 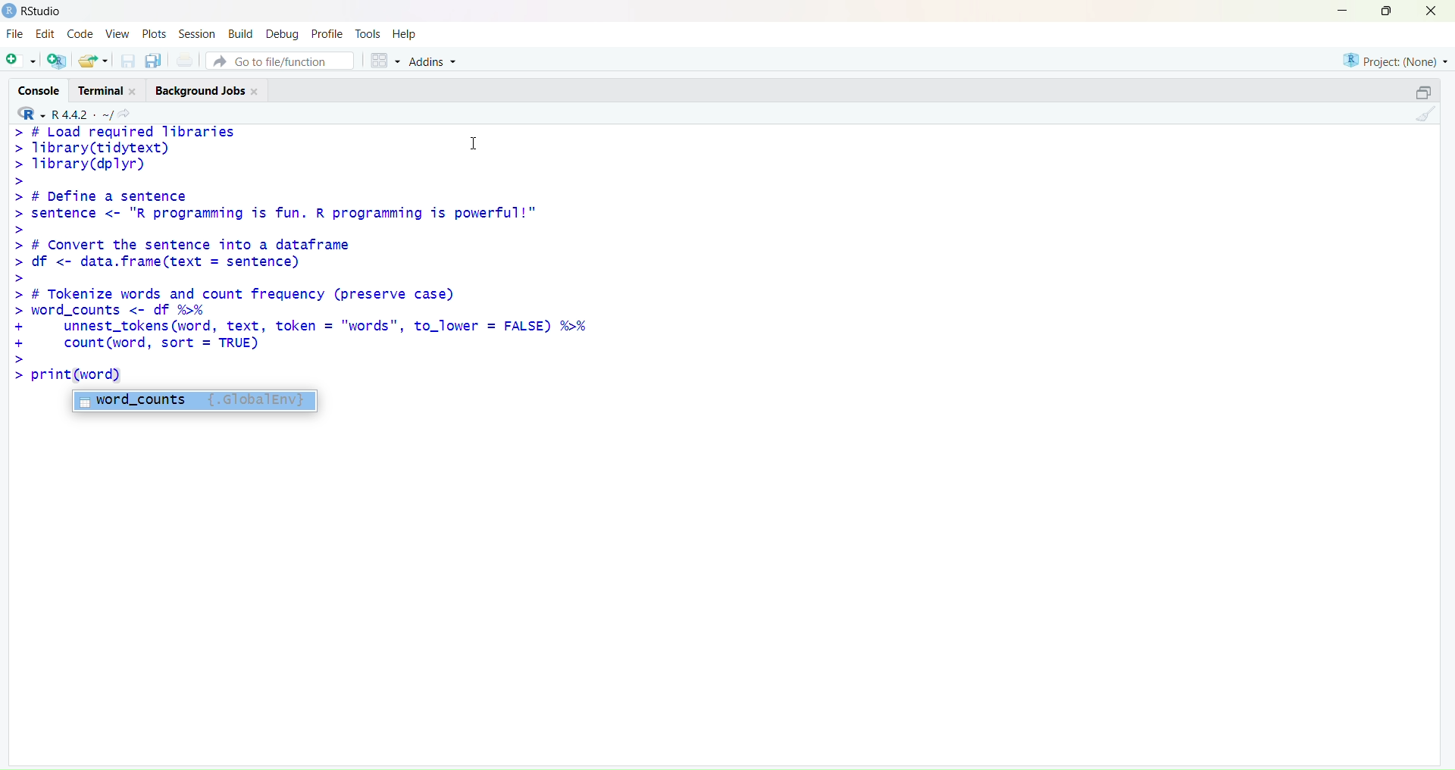 I want to click on plots, so click(x=155, y=33).